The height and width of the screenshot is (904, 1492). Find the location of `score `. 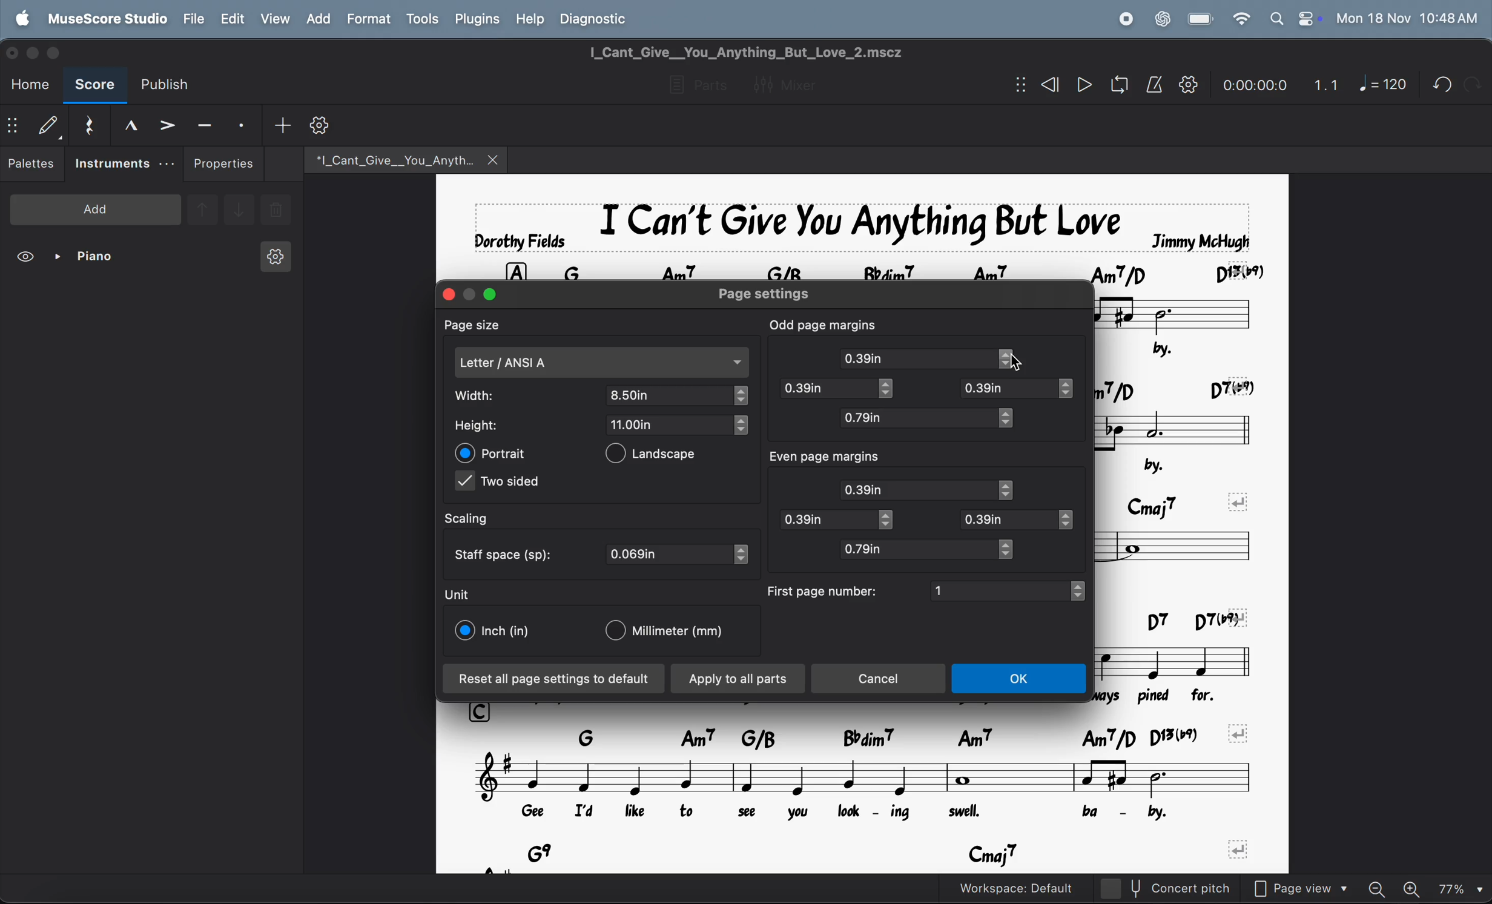

score  is located at coordinates (94, 87).